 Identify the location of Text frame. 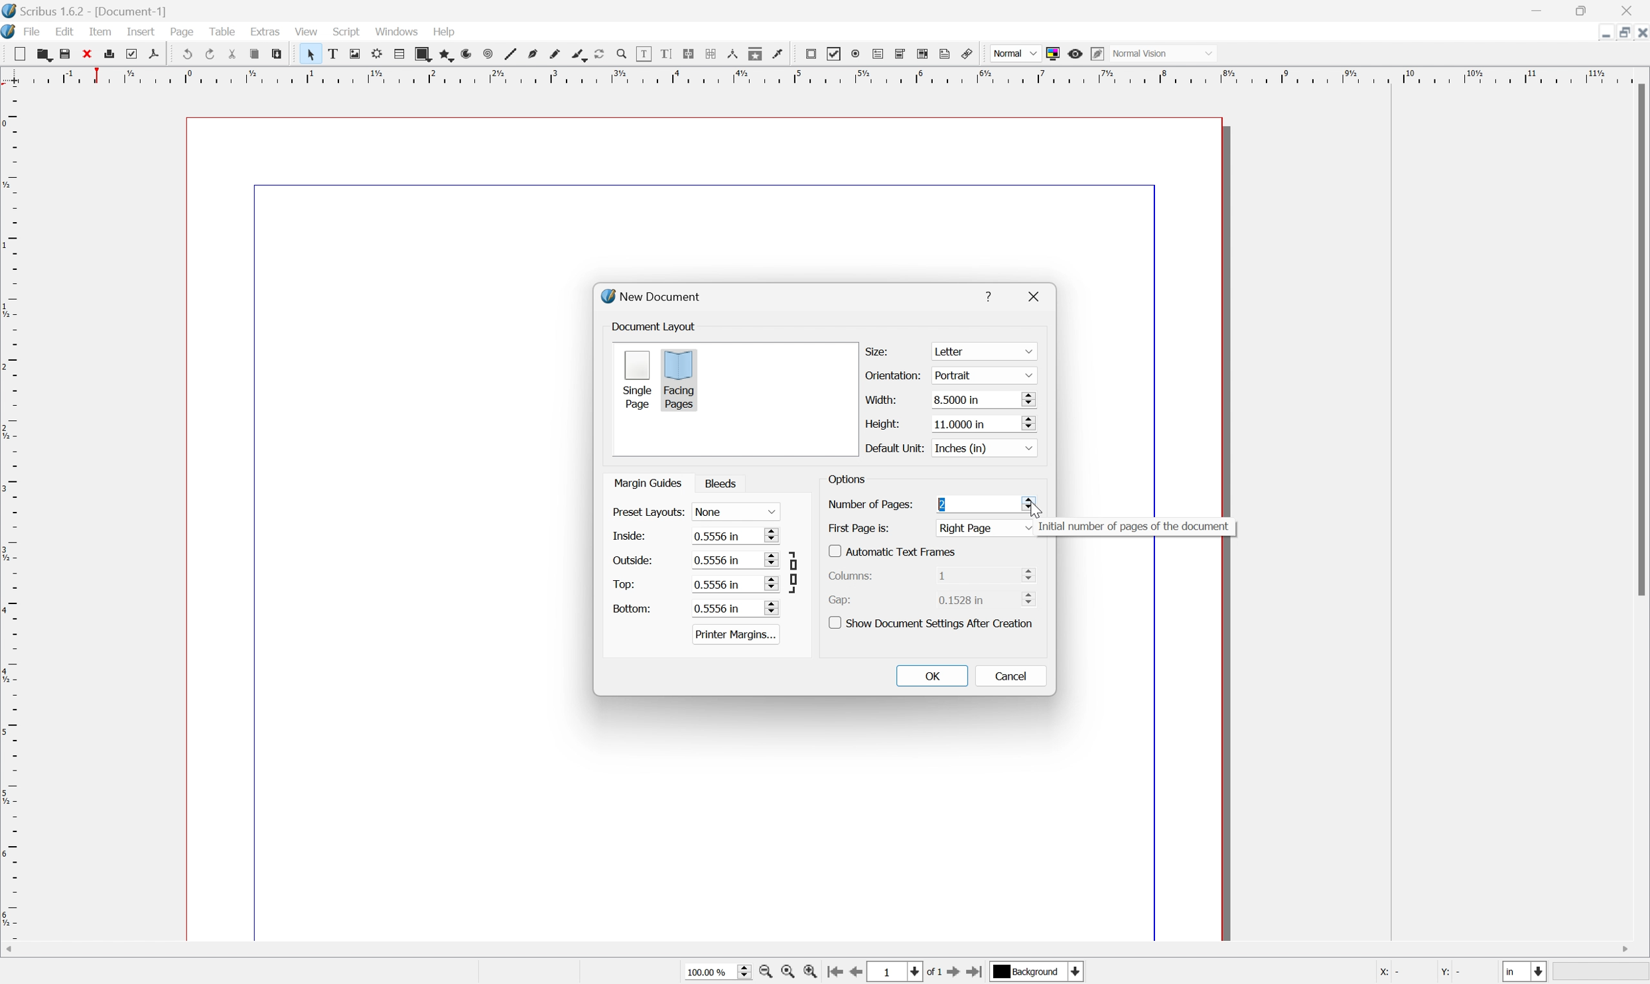
(332, 54).